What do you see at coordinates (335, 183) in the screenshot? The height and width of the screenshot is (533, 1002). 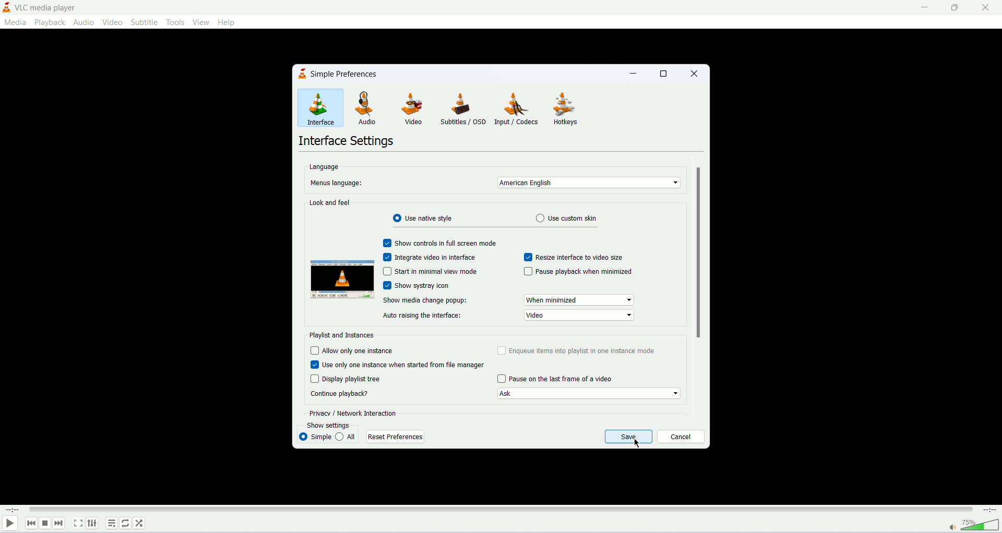 I see `Menu's language` at bounding box center [335, 183].